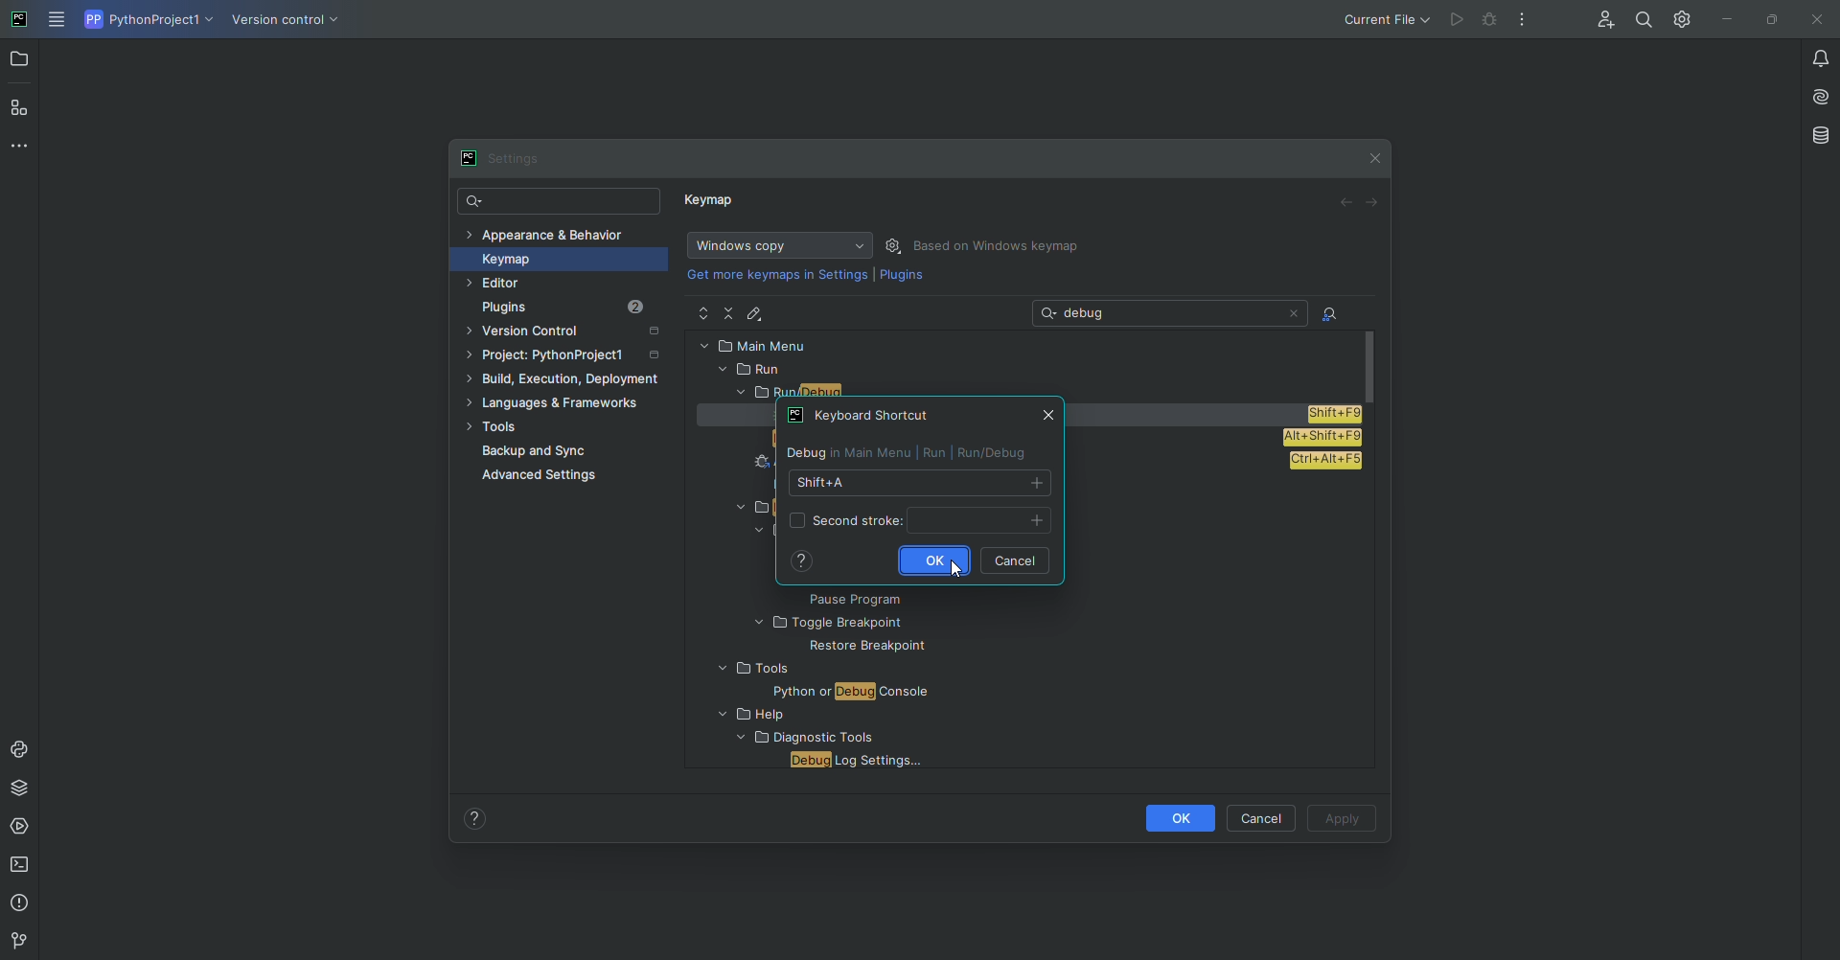  What do you see at coordinates (1601, 21) in the screenshot?
I see `Code with me` at bounding box center [1601, 21].